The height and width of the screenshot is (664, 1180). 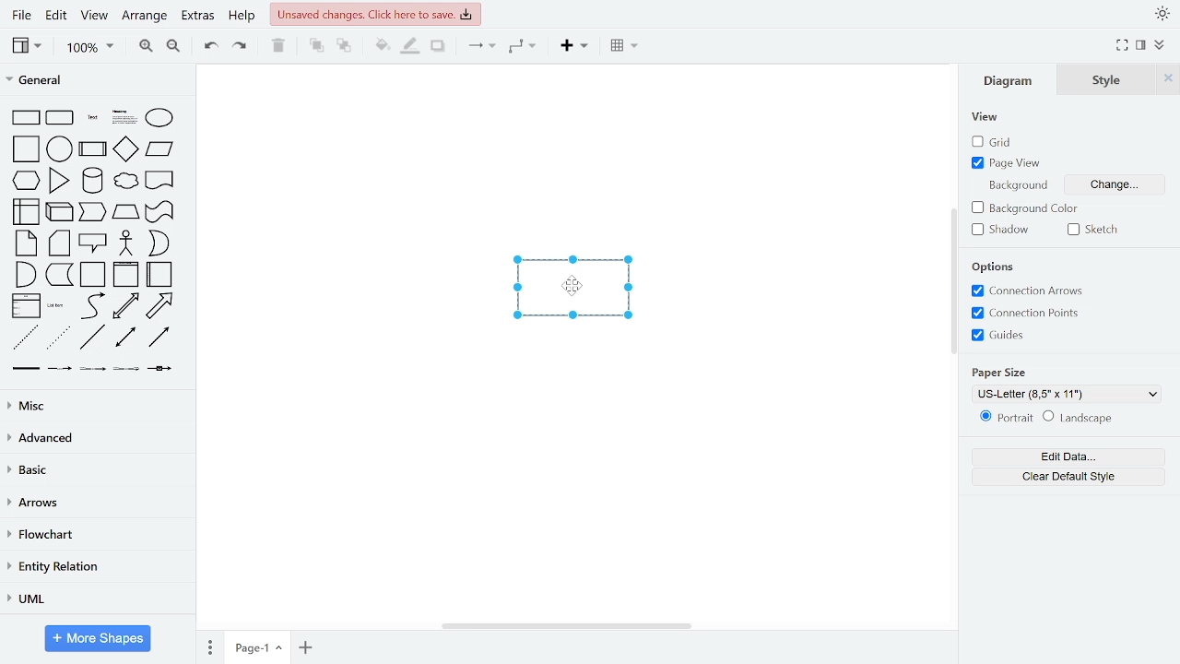 I want to click on collapse, so click(x=1160, y=46).